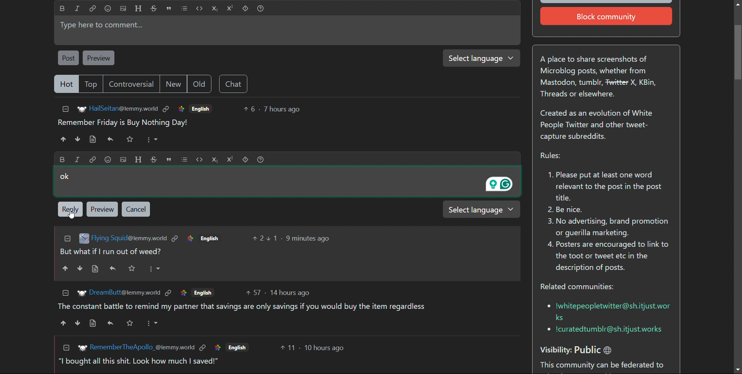 The width and height of the screenshot is (742, 374). What do you see at coordinates (247, 158) in the screenshot?
I see `spoiler` at bounding box center [247, 158].